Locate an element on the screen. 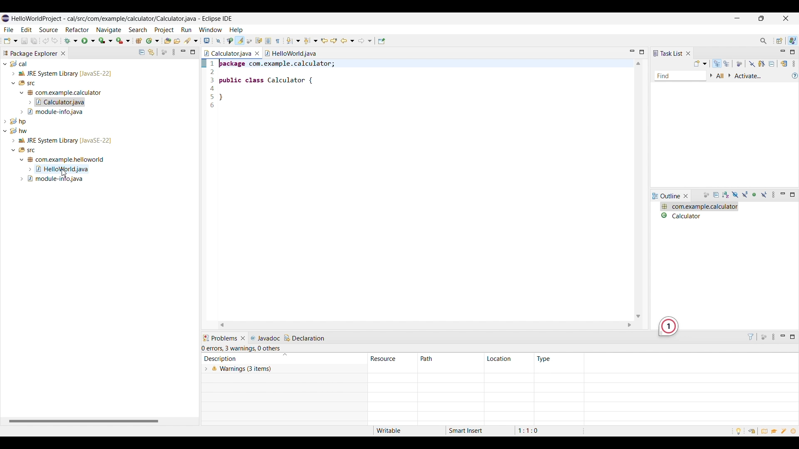 This screenshot has width=799, height=449. View menu is located at coordinates (774, 195).